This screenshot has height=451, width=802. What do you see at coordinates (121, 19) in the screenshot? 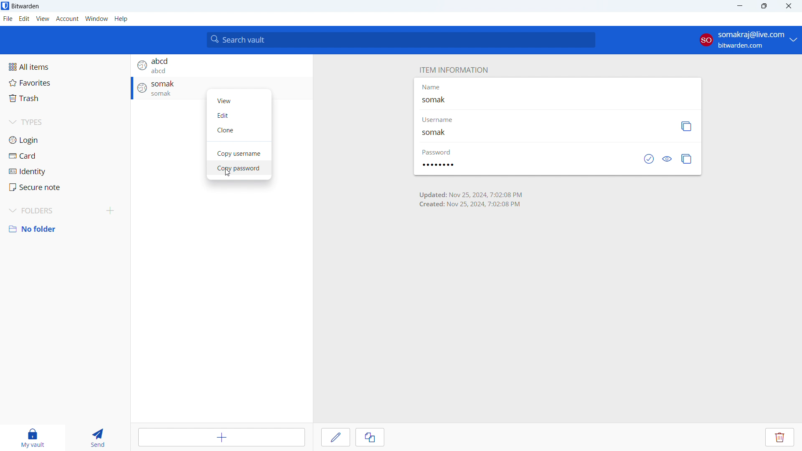
I see `h` at bounding box center [121, 19].